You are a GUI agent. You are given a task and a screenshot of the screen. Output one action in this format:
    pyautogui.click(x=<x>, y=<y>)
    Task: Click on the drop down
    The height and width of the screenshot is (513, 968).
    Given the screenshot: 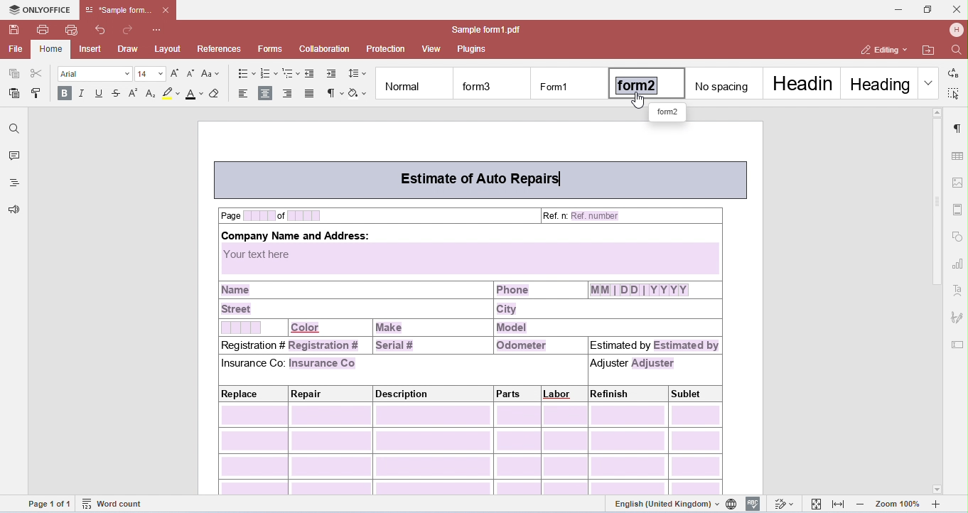 What is the action you would take?
    pyautogui.click(x=928, y=82)
    